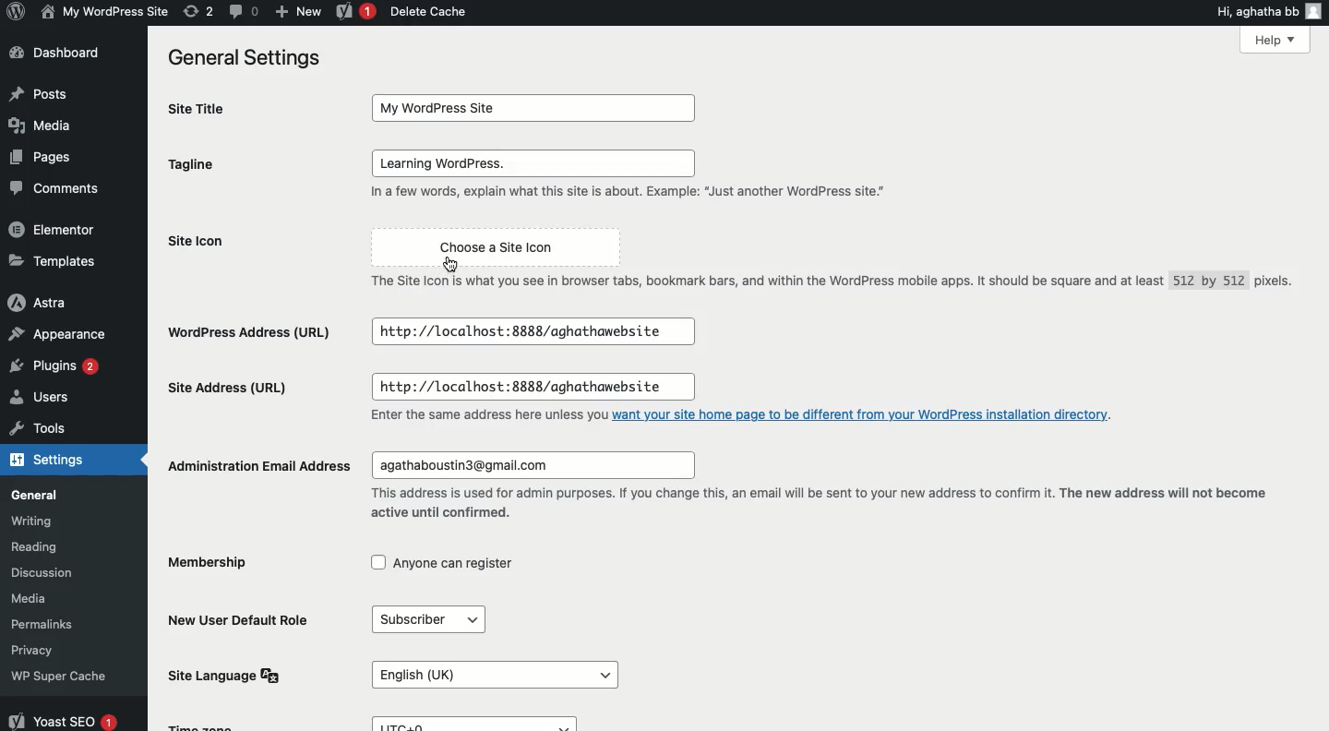  What do you see at coordinates (55, 400) in the screenshot?
I see `Users` at bounding box center [55, 400].